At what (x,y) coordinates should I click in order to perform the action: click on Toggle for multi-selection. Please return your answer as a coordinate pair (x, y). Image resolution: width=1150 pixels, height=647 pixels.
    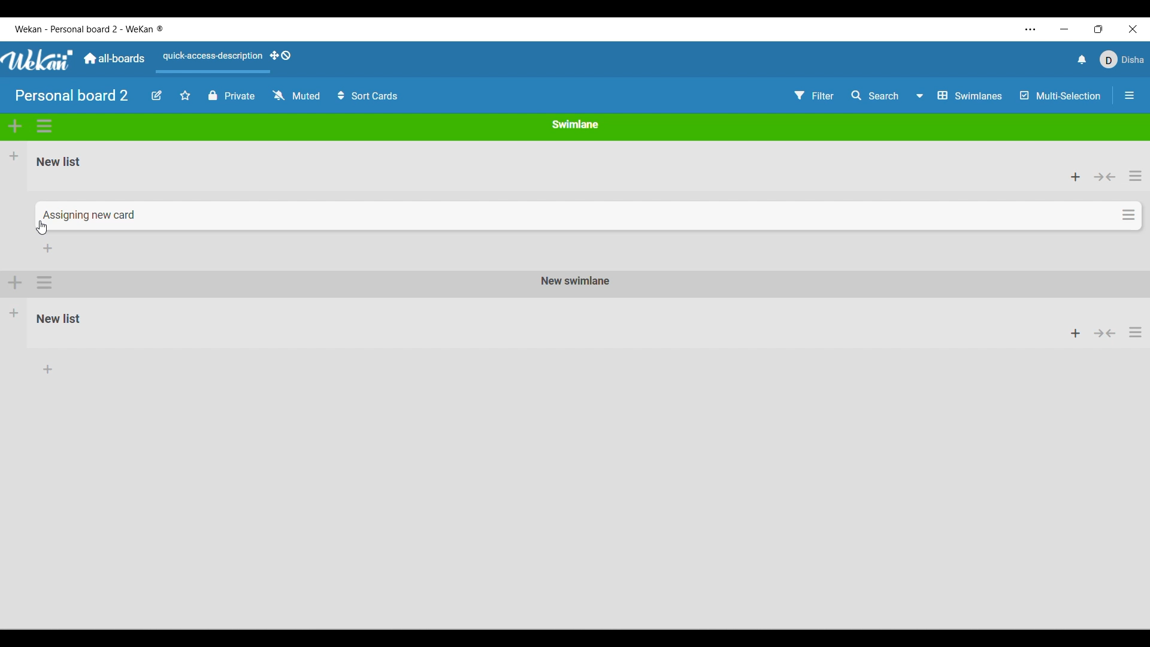
    Looking at the image, I should click on (1061, 96).